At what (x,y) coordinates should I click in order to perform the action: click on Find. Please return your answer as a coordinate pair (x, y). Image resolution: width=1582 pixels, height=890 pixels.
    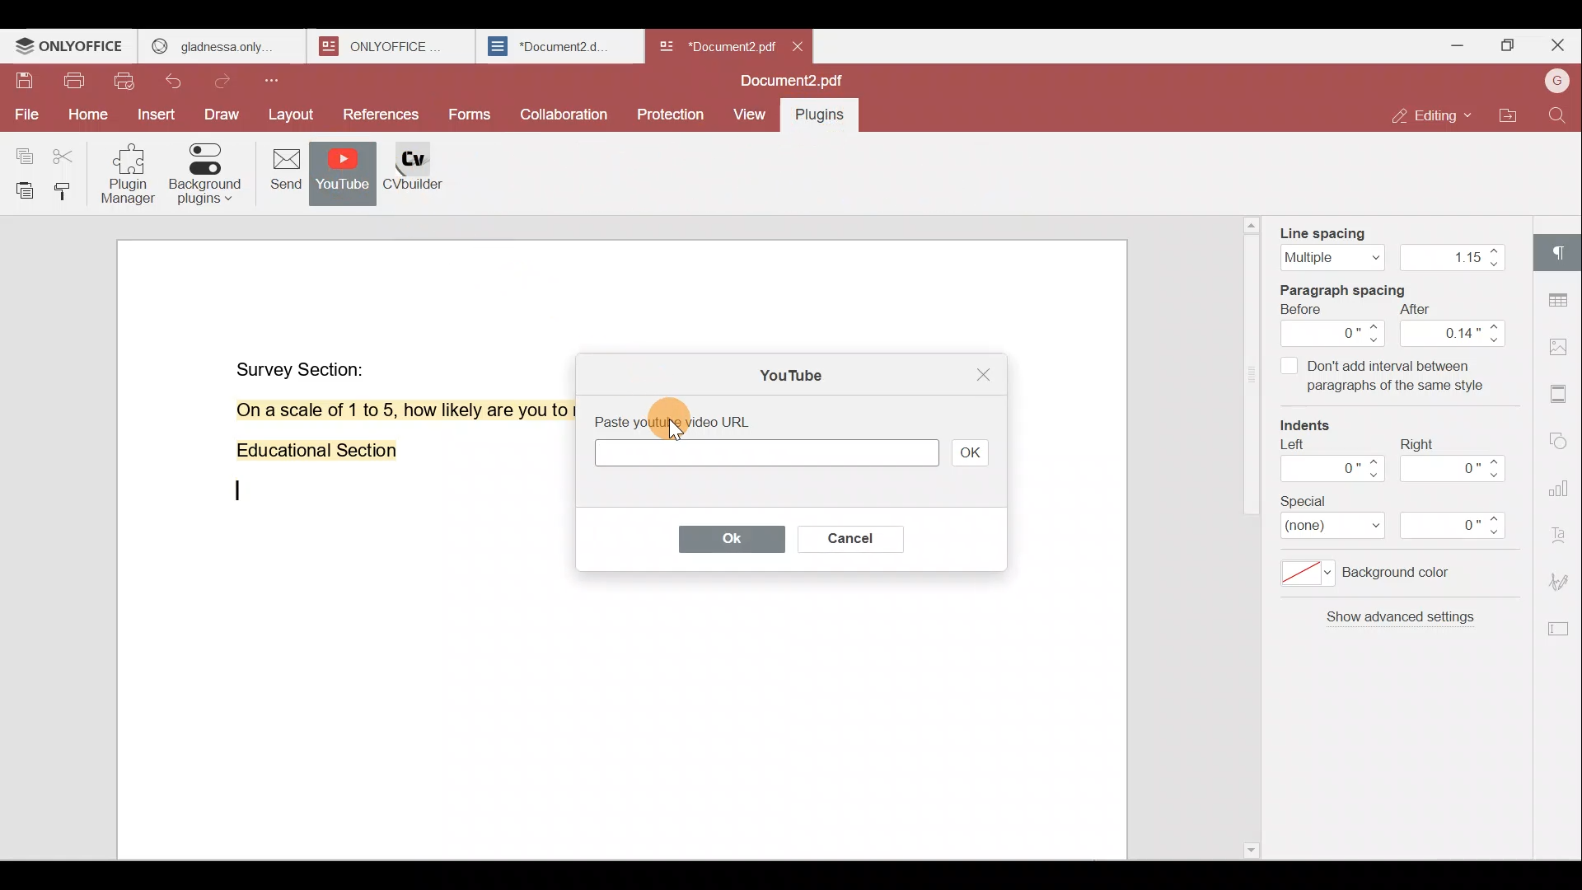
    Looking at the image, I should click on (1561, 115).